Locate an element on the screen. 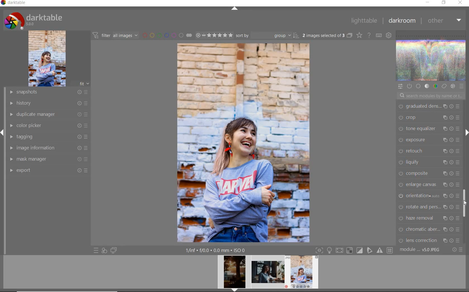 This screenshot has height=292, width=469. image preview is located at coordinates (303, 274).